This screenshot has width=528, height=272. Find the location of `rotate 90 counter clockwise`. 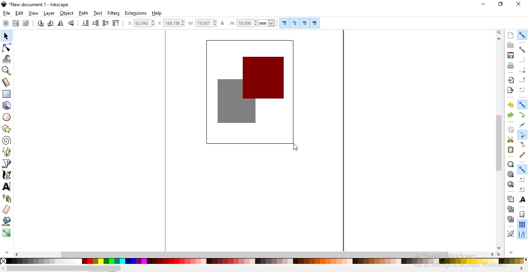

rotate 90 counter clockwise is located at coordinates (41, 24).